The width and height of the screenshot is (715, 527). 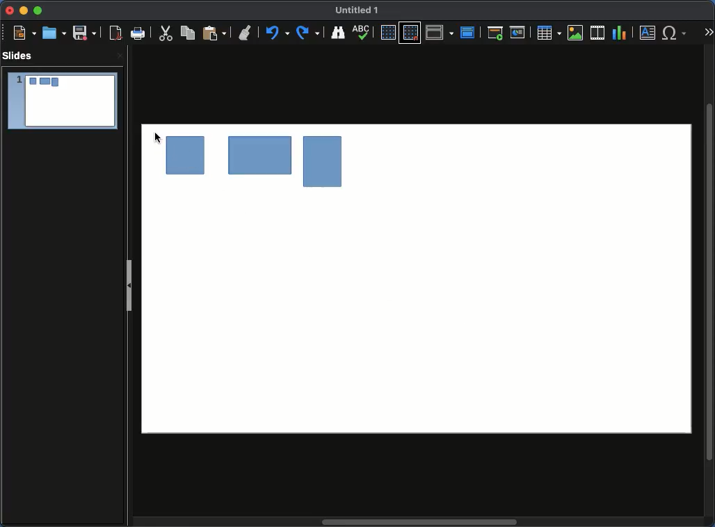 What do you see at coordinates (130, 282) in the screenshot?
I see `Slide panel` at bounding box center [130, 282].